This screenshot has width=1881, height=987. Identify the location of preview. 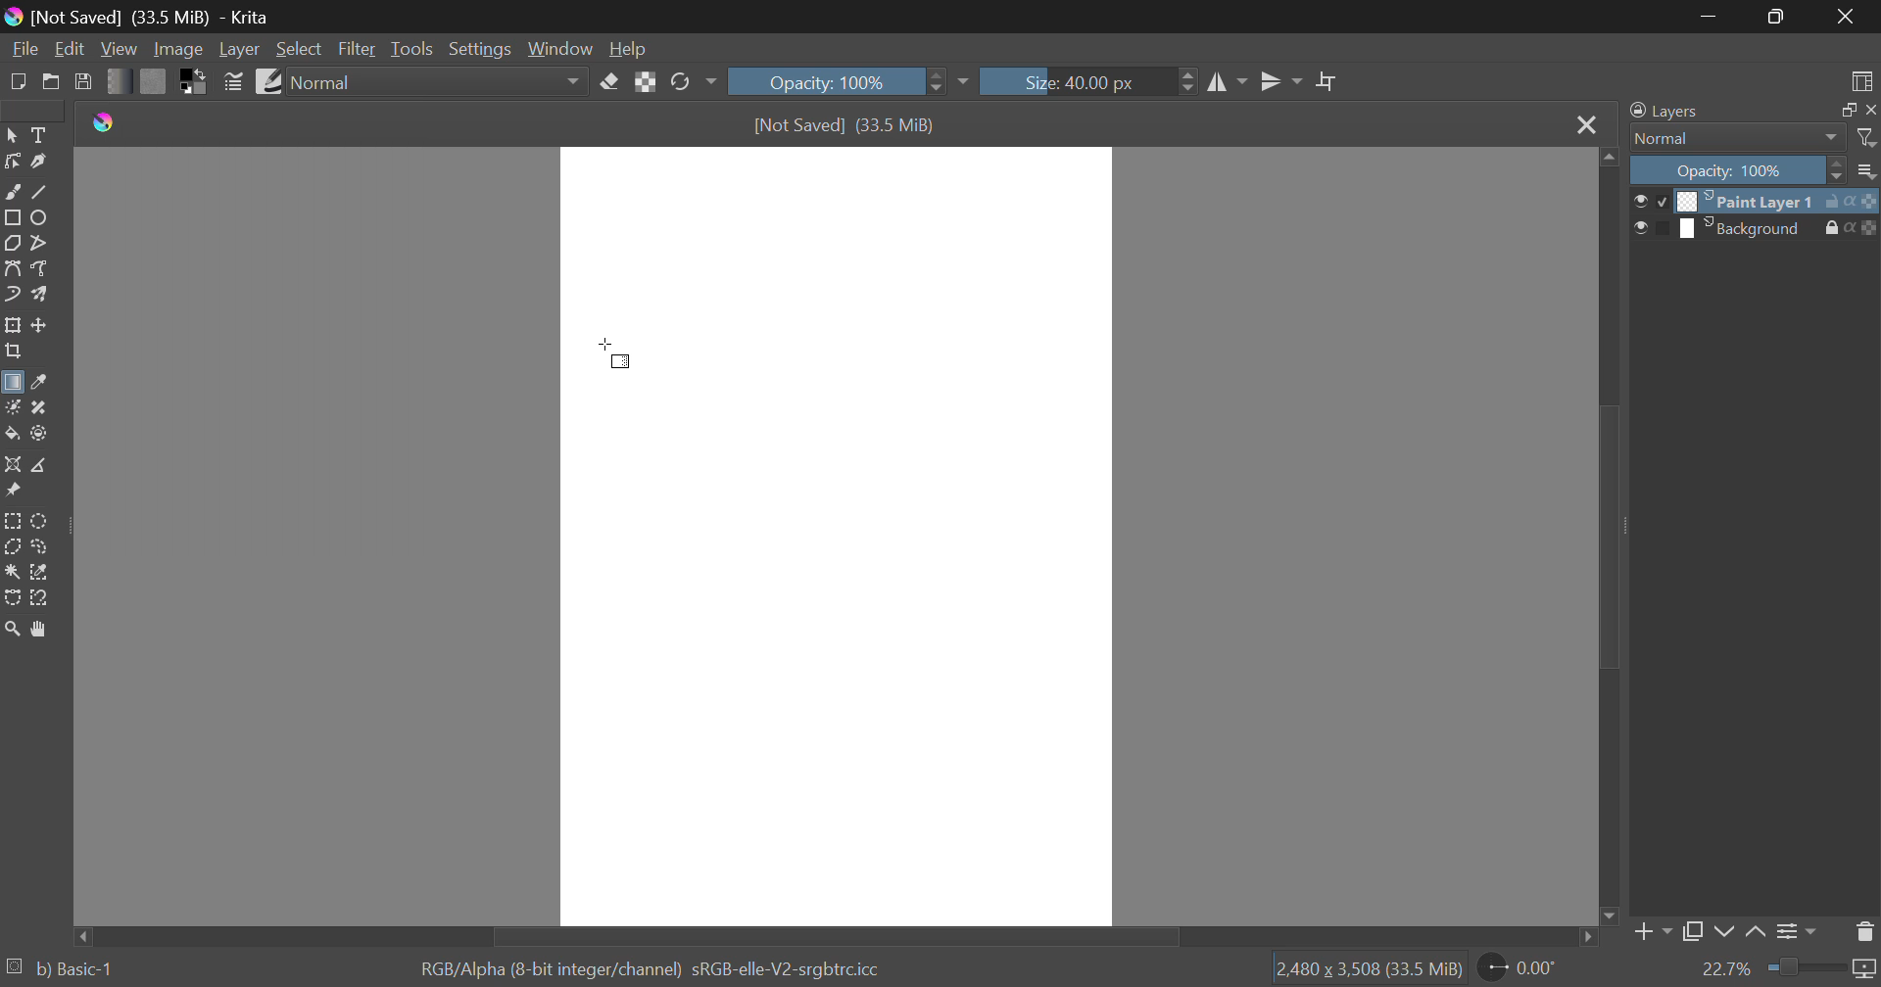
(1655, 202).